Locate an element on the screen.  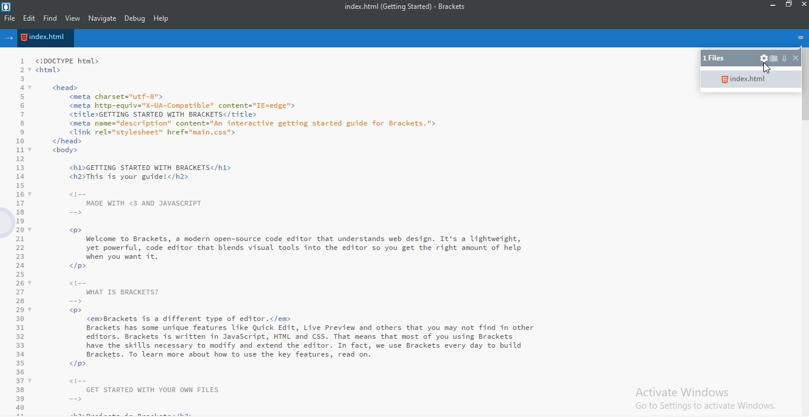
edit is located at coordinates (28, 18).